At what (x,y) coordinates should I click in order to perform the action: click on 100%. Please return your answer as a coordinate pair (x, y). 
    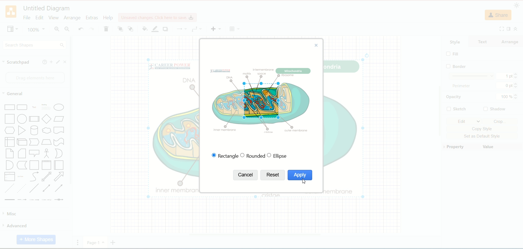
    Looking at the image, I should click on (507, 97).